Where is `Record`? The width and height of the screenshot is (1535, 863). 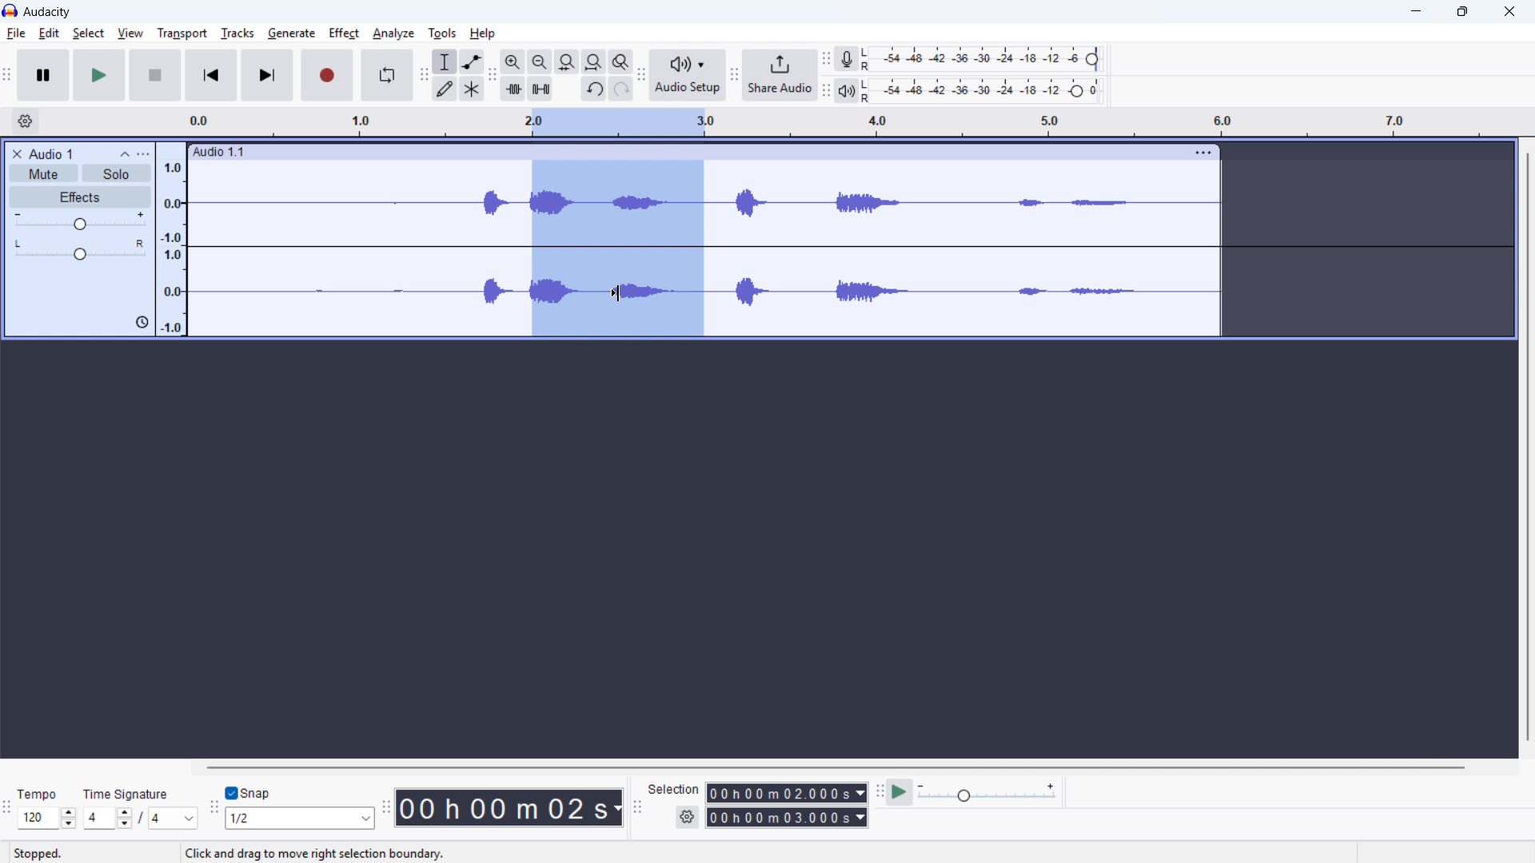 Record is located at coordinates (329, 76).